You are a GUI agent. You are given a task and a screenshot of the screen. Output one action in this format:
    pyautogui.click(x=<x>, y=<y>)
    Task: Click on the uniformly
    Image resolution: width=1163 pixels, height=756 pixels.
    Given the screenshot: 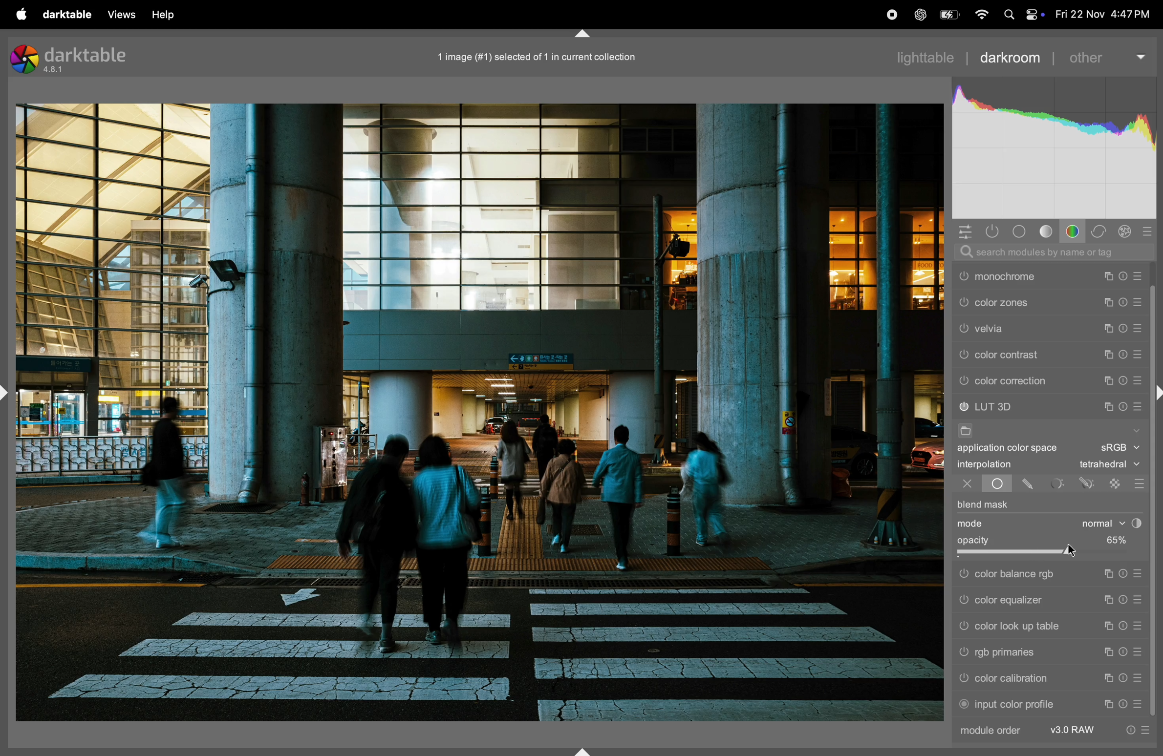 What is the action you would take?
    pyautogui.click(x=997, y=485)
    